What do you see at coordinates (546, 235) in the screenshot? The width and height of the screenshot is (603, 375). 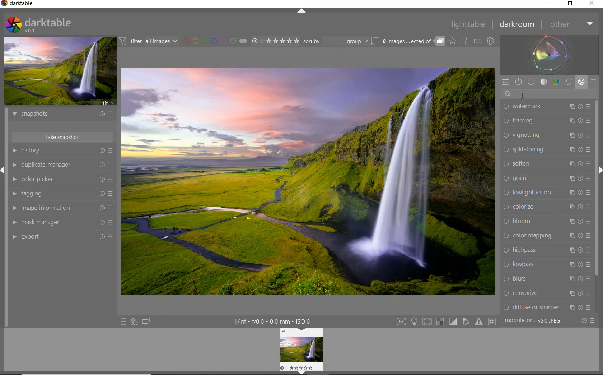 I see `color mapping` at bounding box center [546, 235].